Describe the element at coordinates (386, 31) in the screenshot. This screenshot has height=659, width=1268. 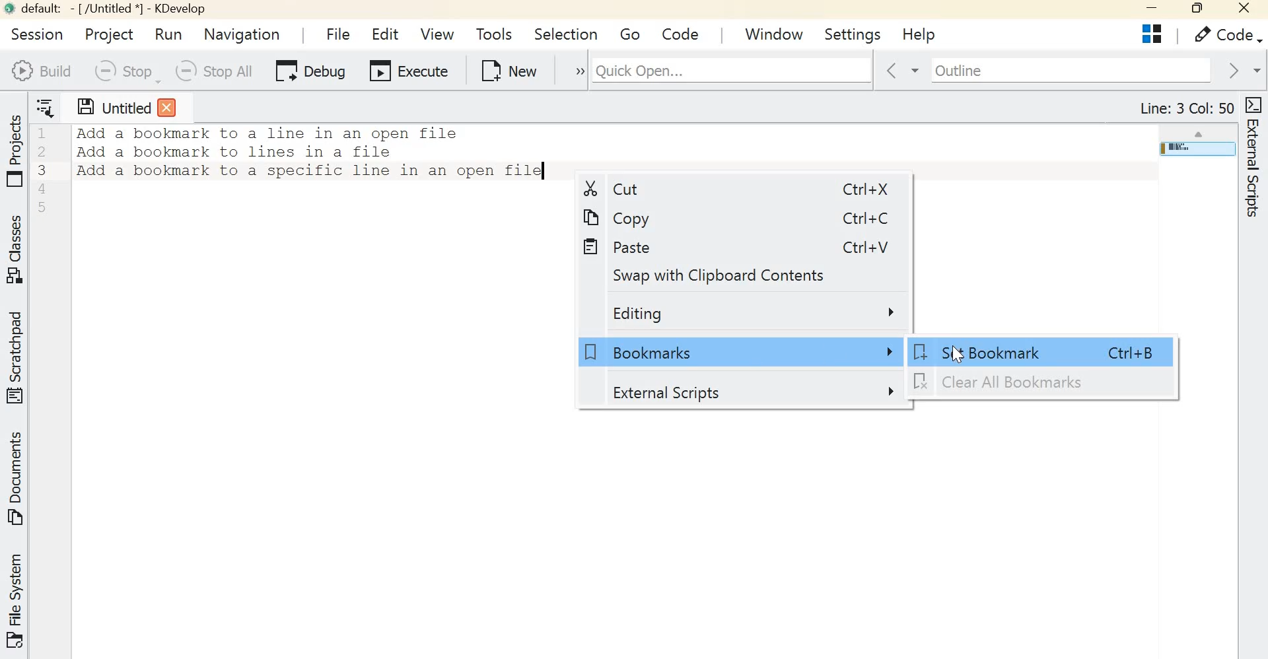
I see `Edit` at that location.